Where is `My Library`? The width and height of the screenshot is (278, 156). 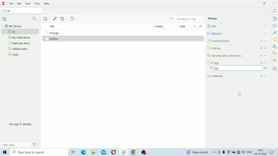
My Library is located at coordinates (12, 25).